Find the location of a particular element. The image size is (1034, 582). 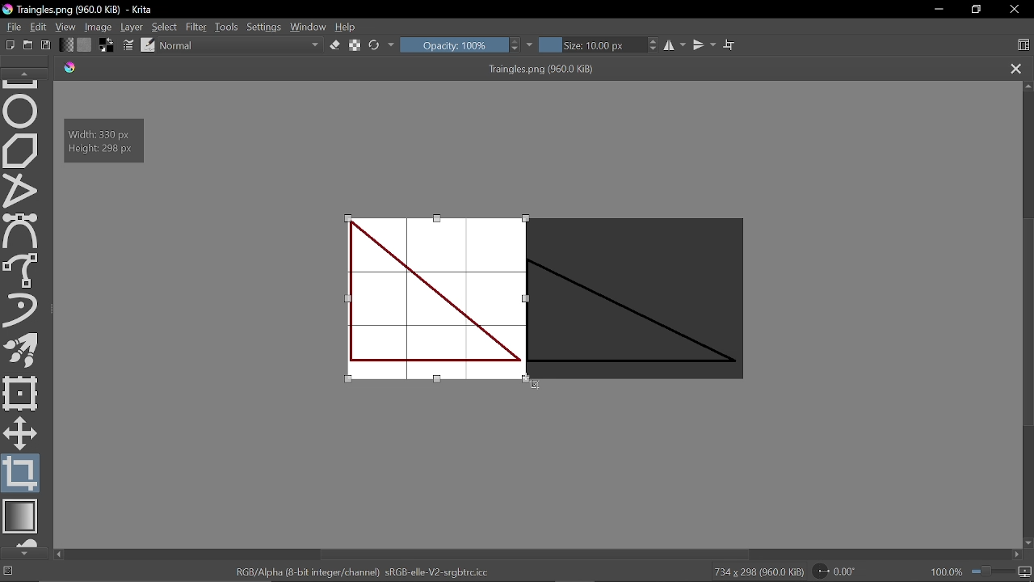

Polygon tool is located at coordinates (22, 151).